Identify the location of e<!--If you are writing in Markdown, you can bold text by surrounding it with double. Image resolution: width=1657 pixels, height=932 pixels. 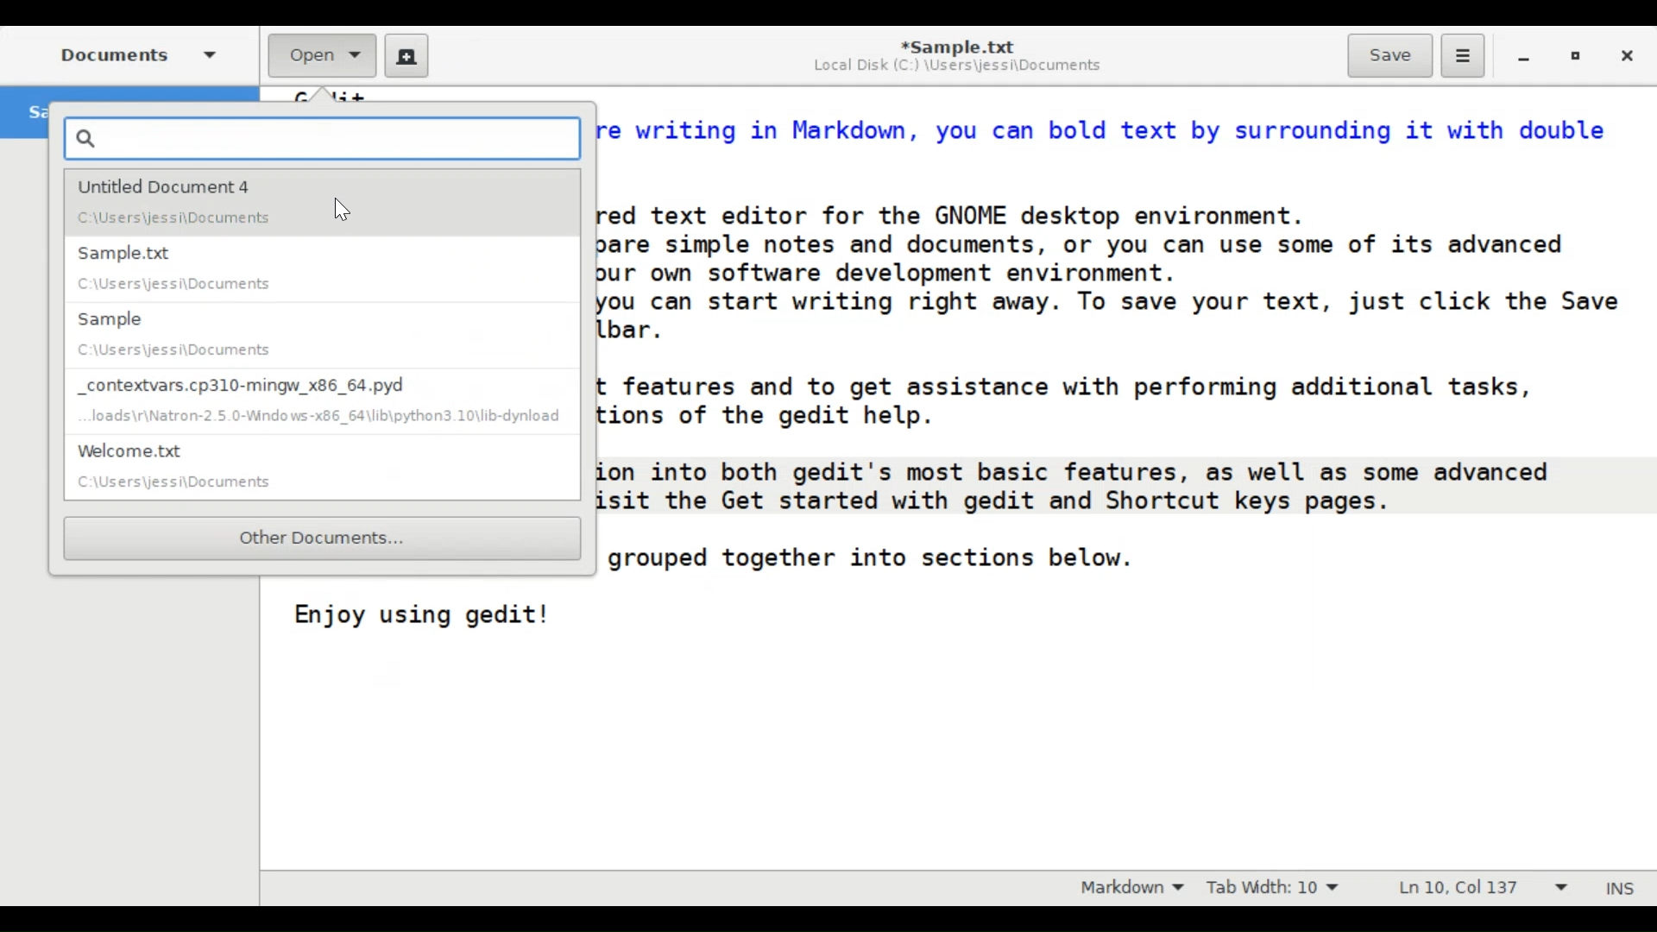
(1108, 123).